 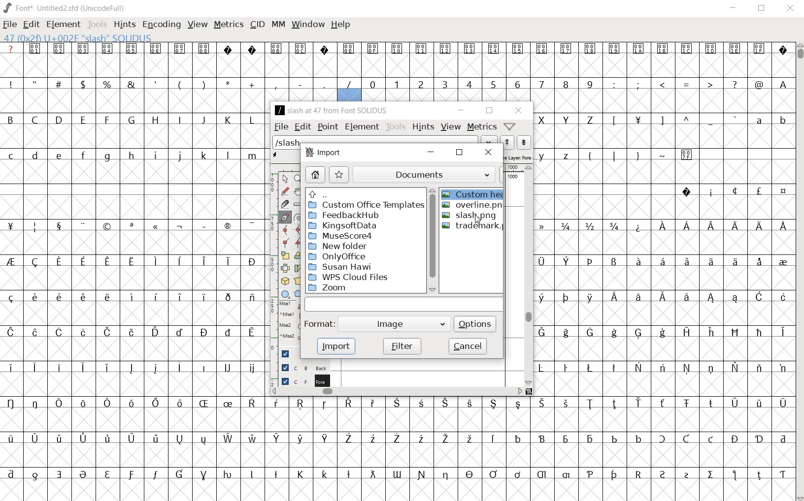 I want to click on KingsoftData, so click(x=343, y=226).